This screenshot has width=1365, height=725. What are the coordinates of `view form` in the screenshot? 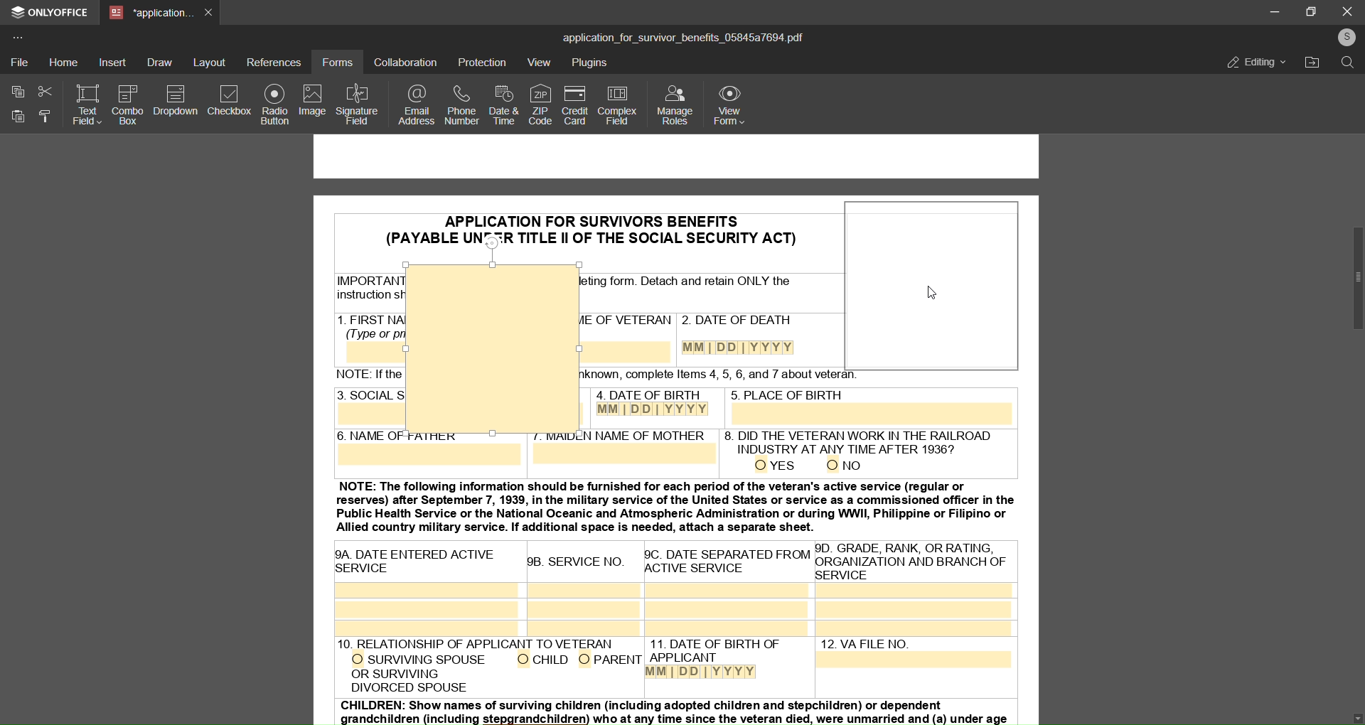 It's located at (732, 104).